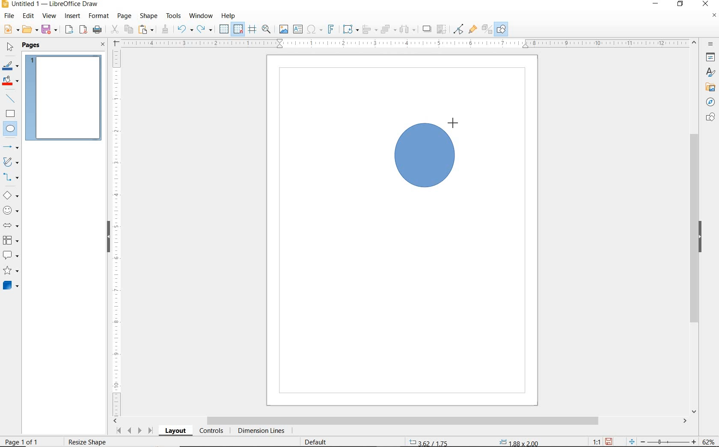  What do you see at coordinates (708, 102) in the screenshot?
I see `NAVIGATOR` at bounding box center [708, 102].